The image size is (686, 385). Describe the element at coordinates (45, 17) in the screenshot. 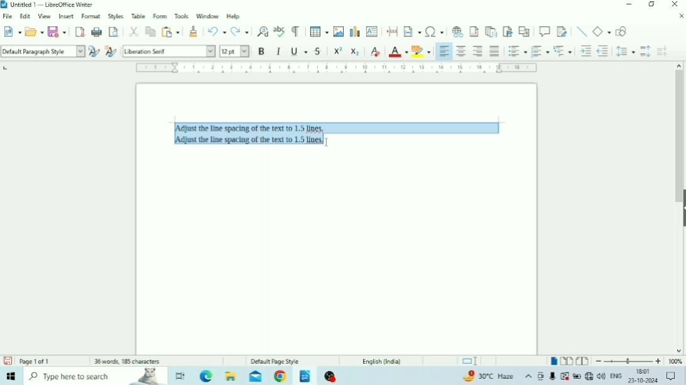

I see `View` at that location.